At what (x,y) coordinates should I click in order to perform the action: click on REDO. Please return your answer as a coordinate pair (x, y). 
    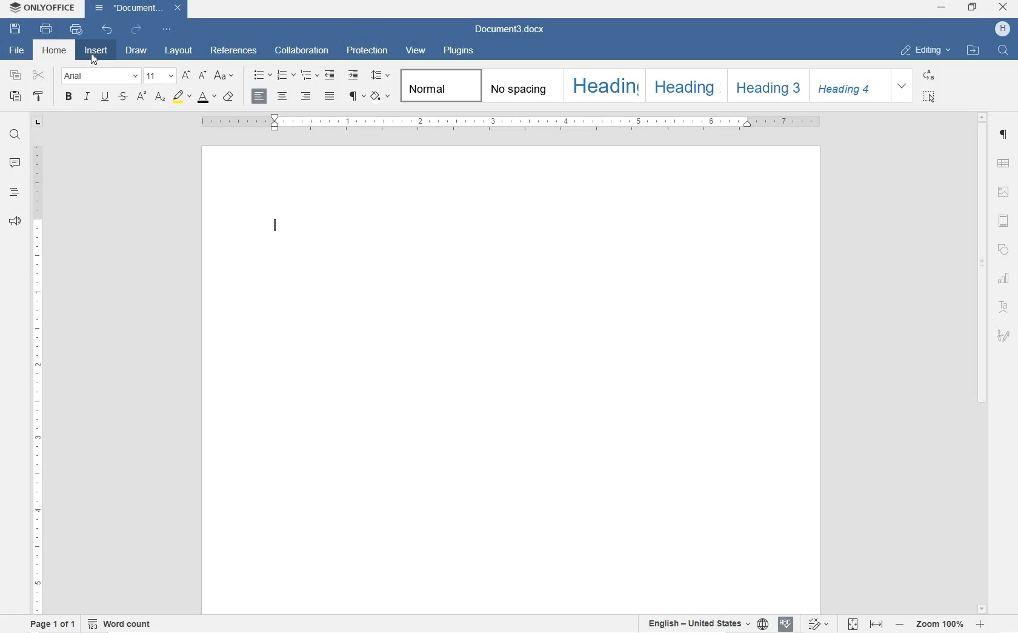
    Looking at the image, I should click on (136, 29).